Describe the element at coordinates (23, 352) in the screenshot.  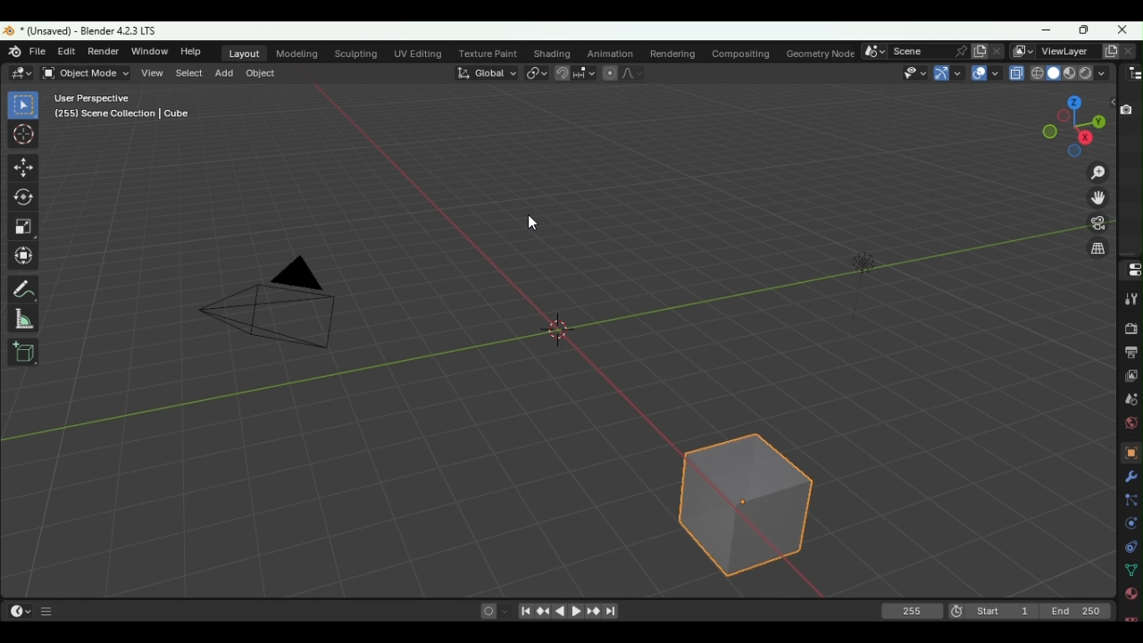
I see `Add cube` at that location.